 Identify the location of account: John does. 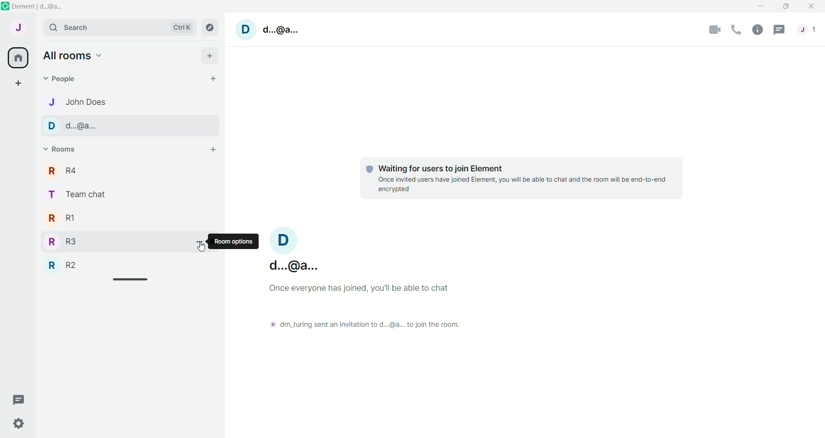
(19, 29).